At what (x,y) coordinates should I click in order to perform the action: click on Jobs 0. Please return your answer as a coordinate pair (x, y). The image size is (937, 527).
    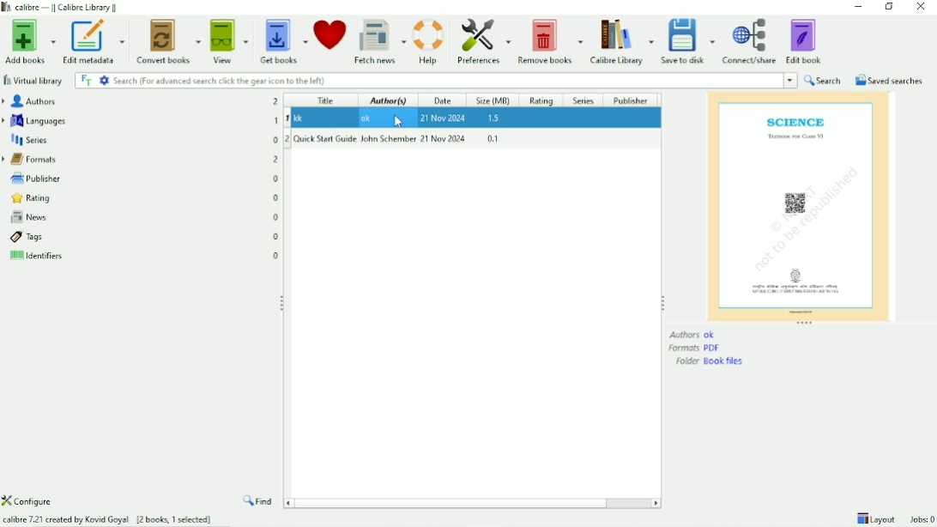
    Looking at the image, I should click on (919, 520).